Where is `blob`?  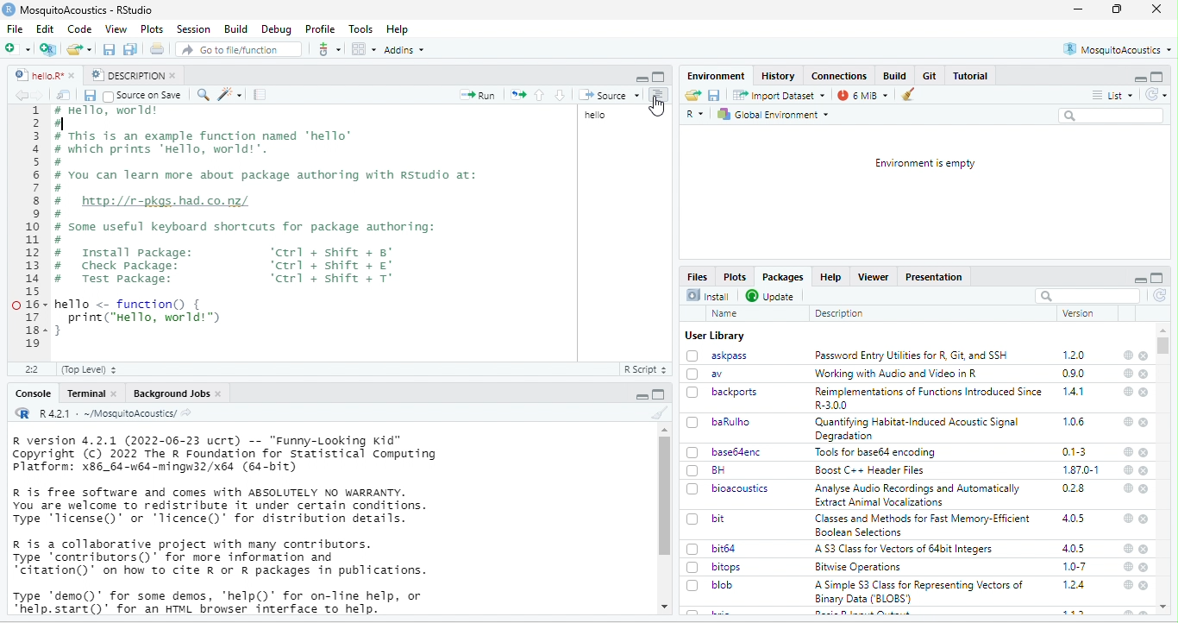 blob is located at coordinates (713, 585).